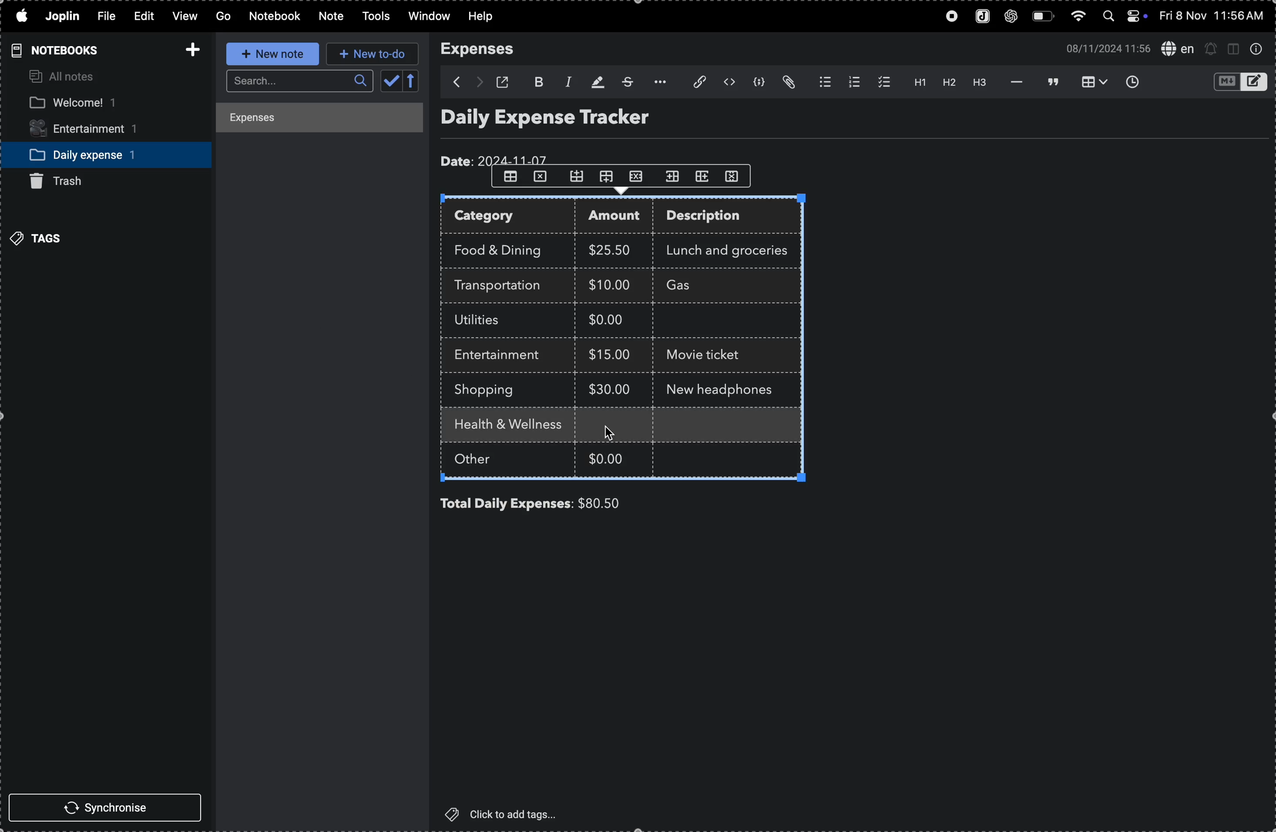 The width and height of the screenshot is (1276, 832). I want to click on , so click(577, 175).